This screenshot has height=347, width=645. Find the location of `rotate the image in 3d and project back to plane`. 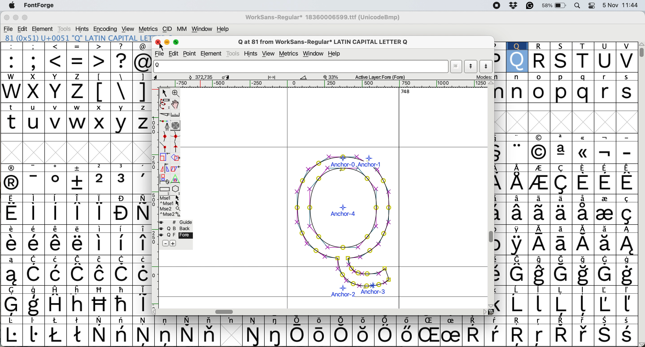

rotate the image in 3d and project back to plane is located at coordinates (164, 179).